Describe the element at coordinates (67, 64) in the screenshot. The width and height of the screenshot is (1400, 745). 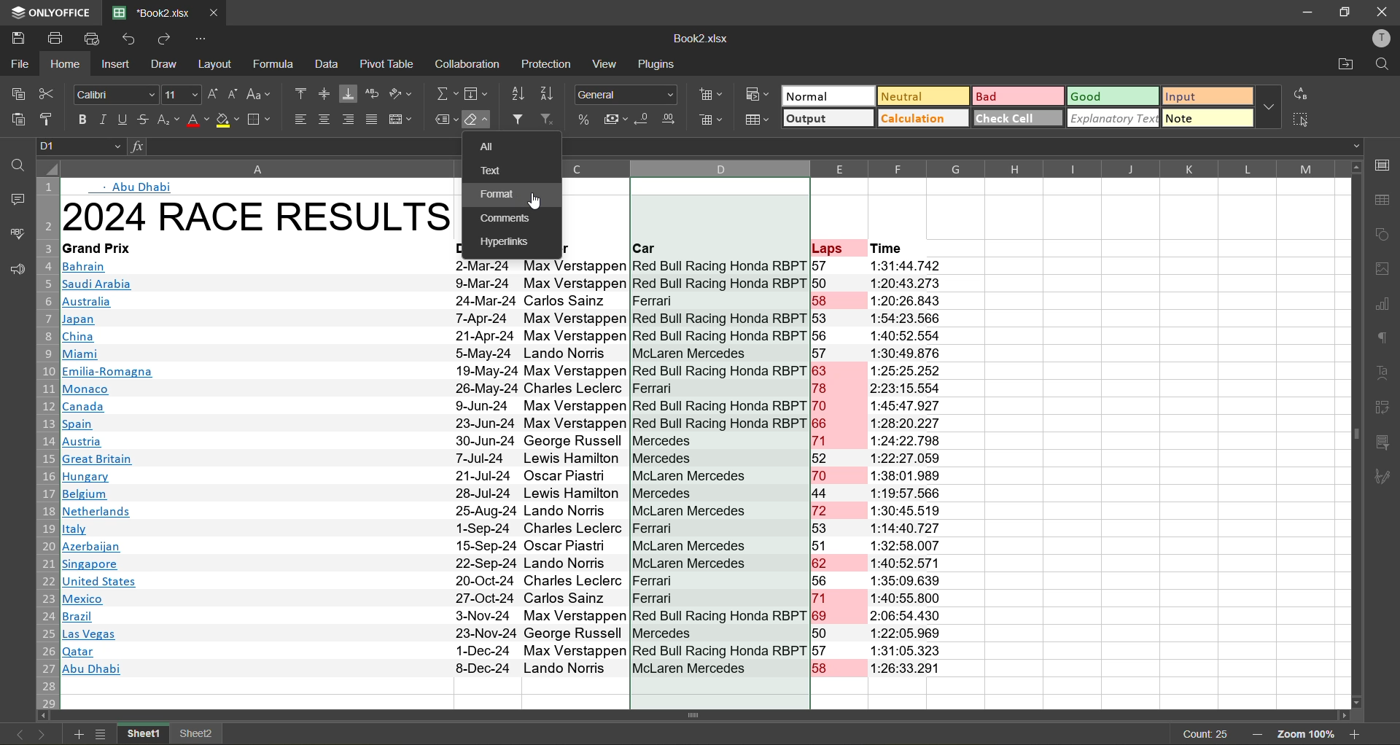
I see `home` at that location.